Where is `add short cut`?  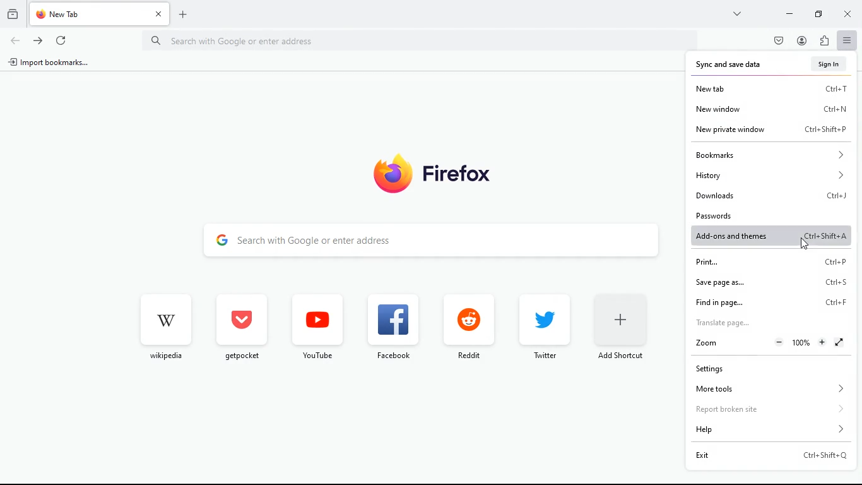
add short cut is located at coordinates (621, 330).